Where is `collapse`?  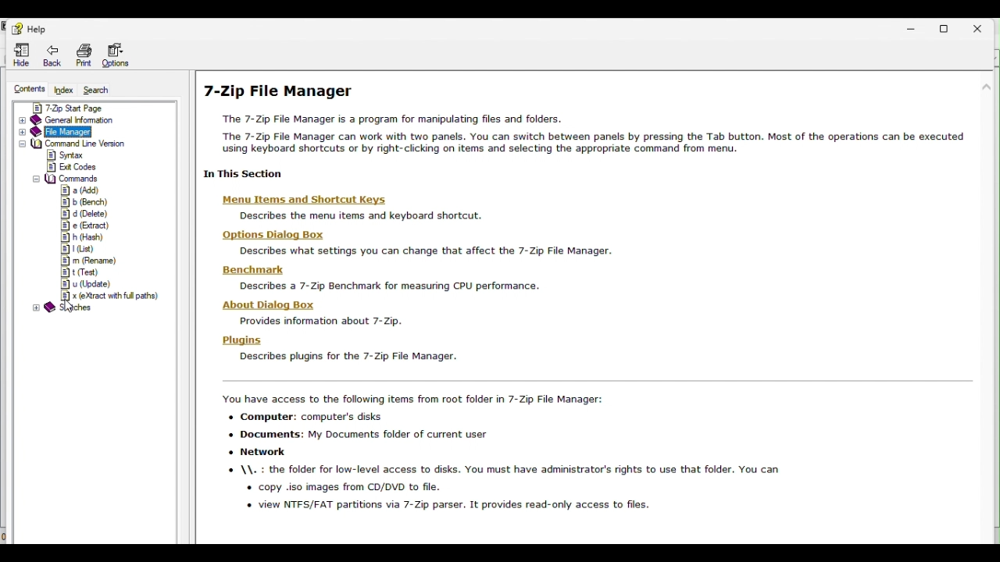
collapse is located at coordinates (35, 179).